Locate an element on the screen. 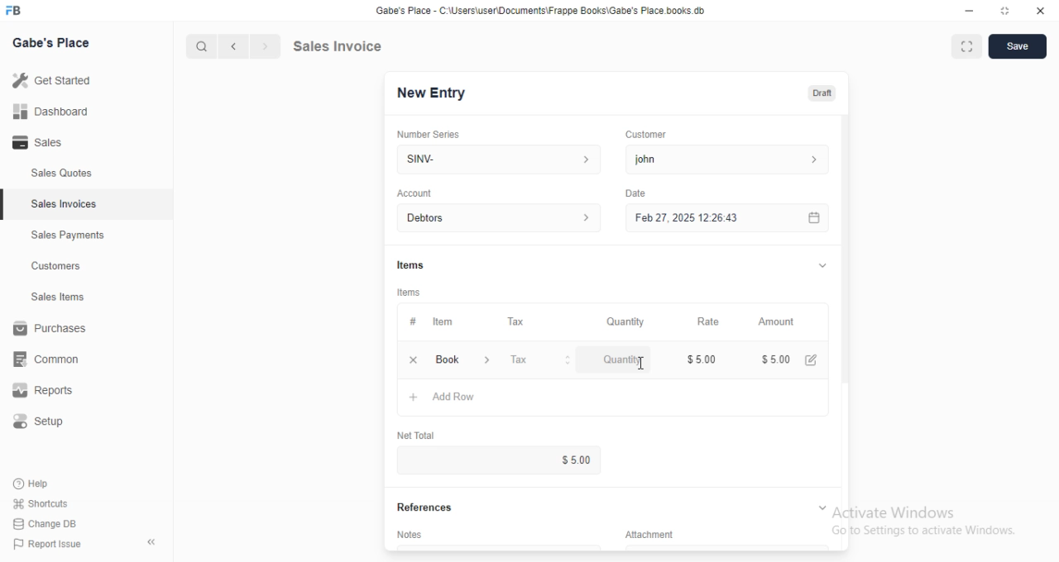  Attachment is located at coordinates (643, 533).